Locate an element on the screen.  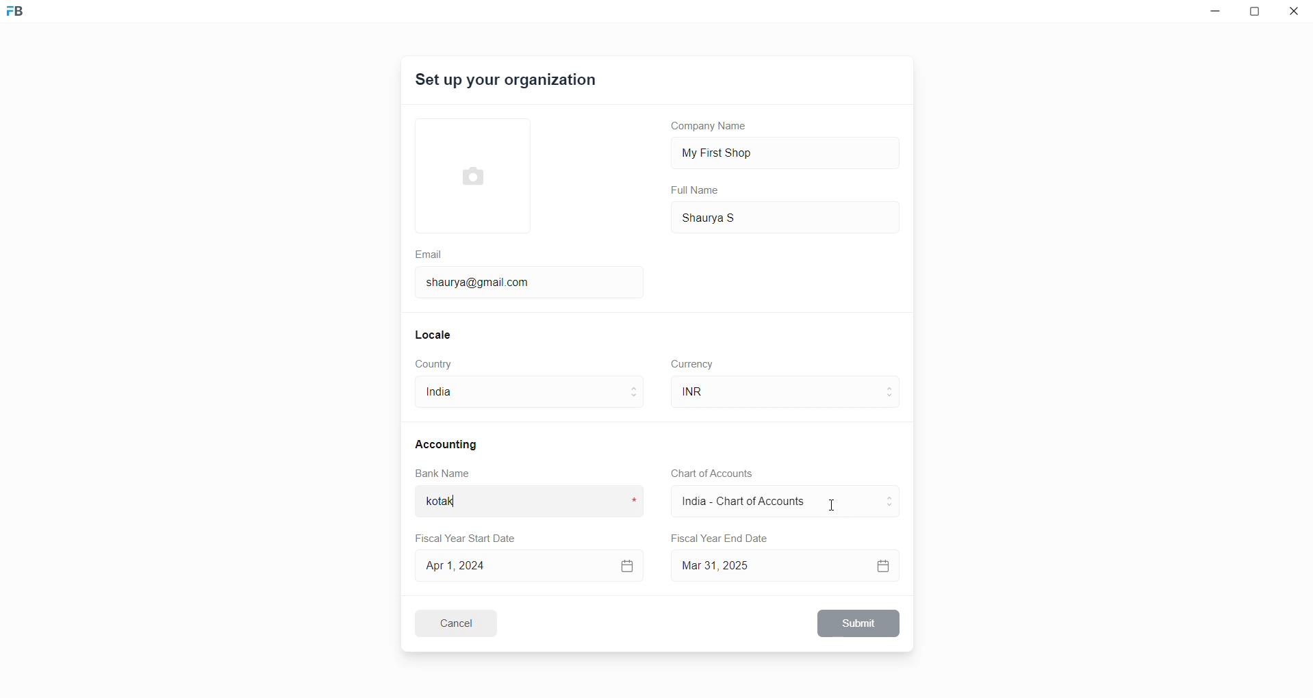
Company Name is located at coordinates (714, 128).